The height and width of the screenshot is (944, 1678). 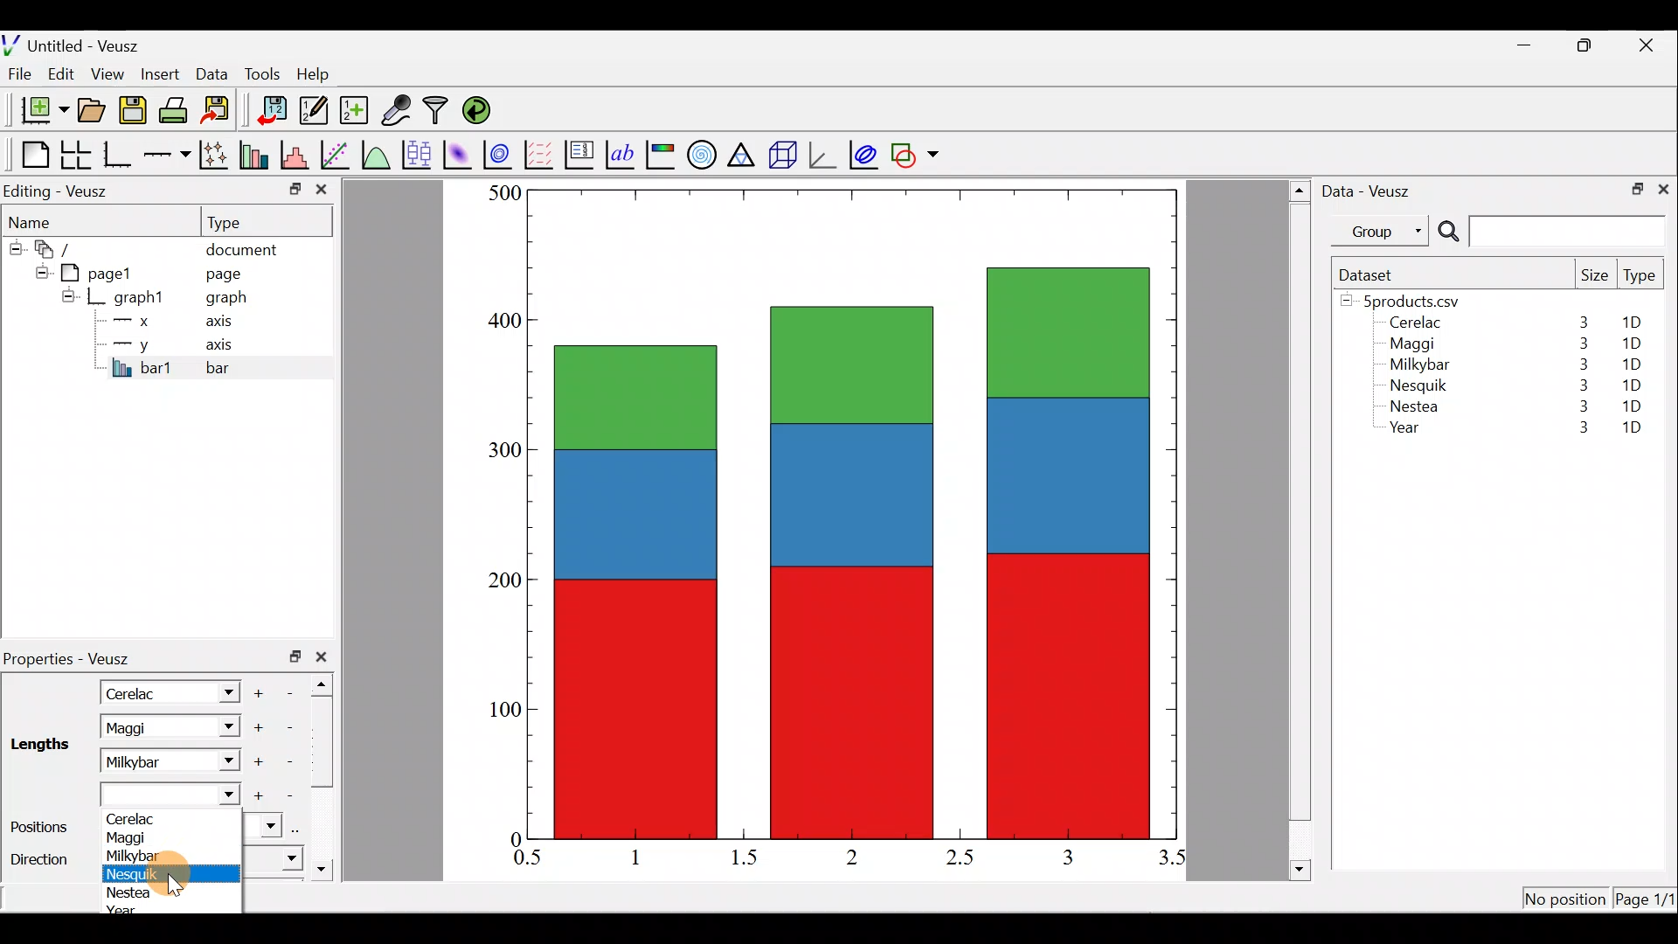 I want to click on 5products.csv, so click(x=1410, y=300).